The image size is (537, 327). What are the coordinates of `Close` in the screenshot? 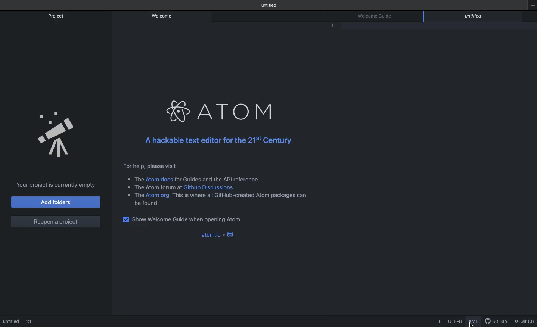 It's located at (517, 16).